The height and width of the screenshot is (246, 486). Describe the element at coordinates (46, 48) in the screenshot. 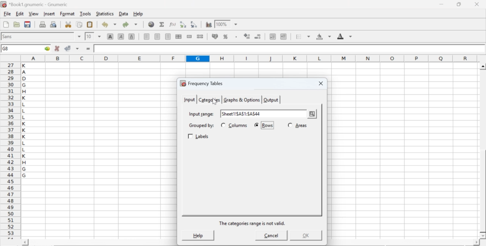

I see `go to` at that location.